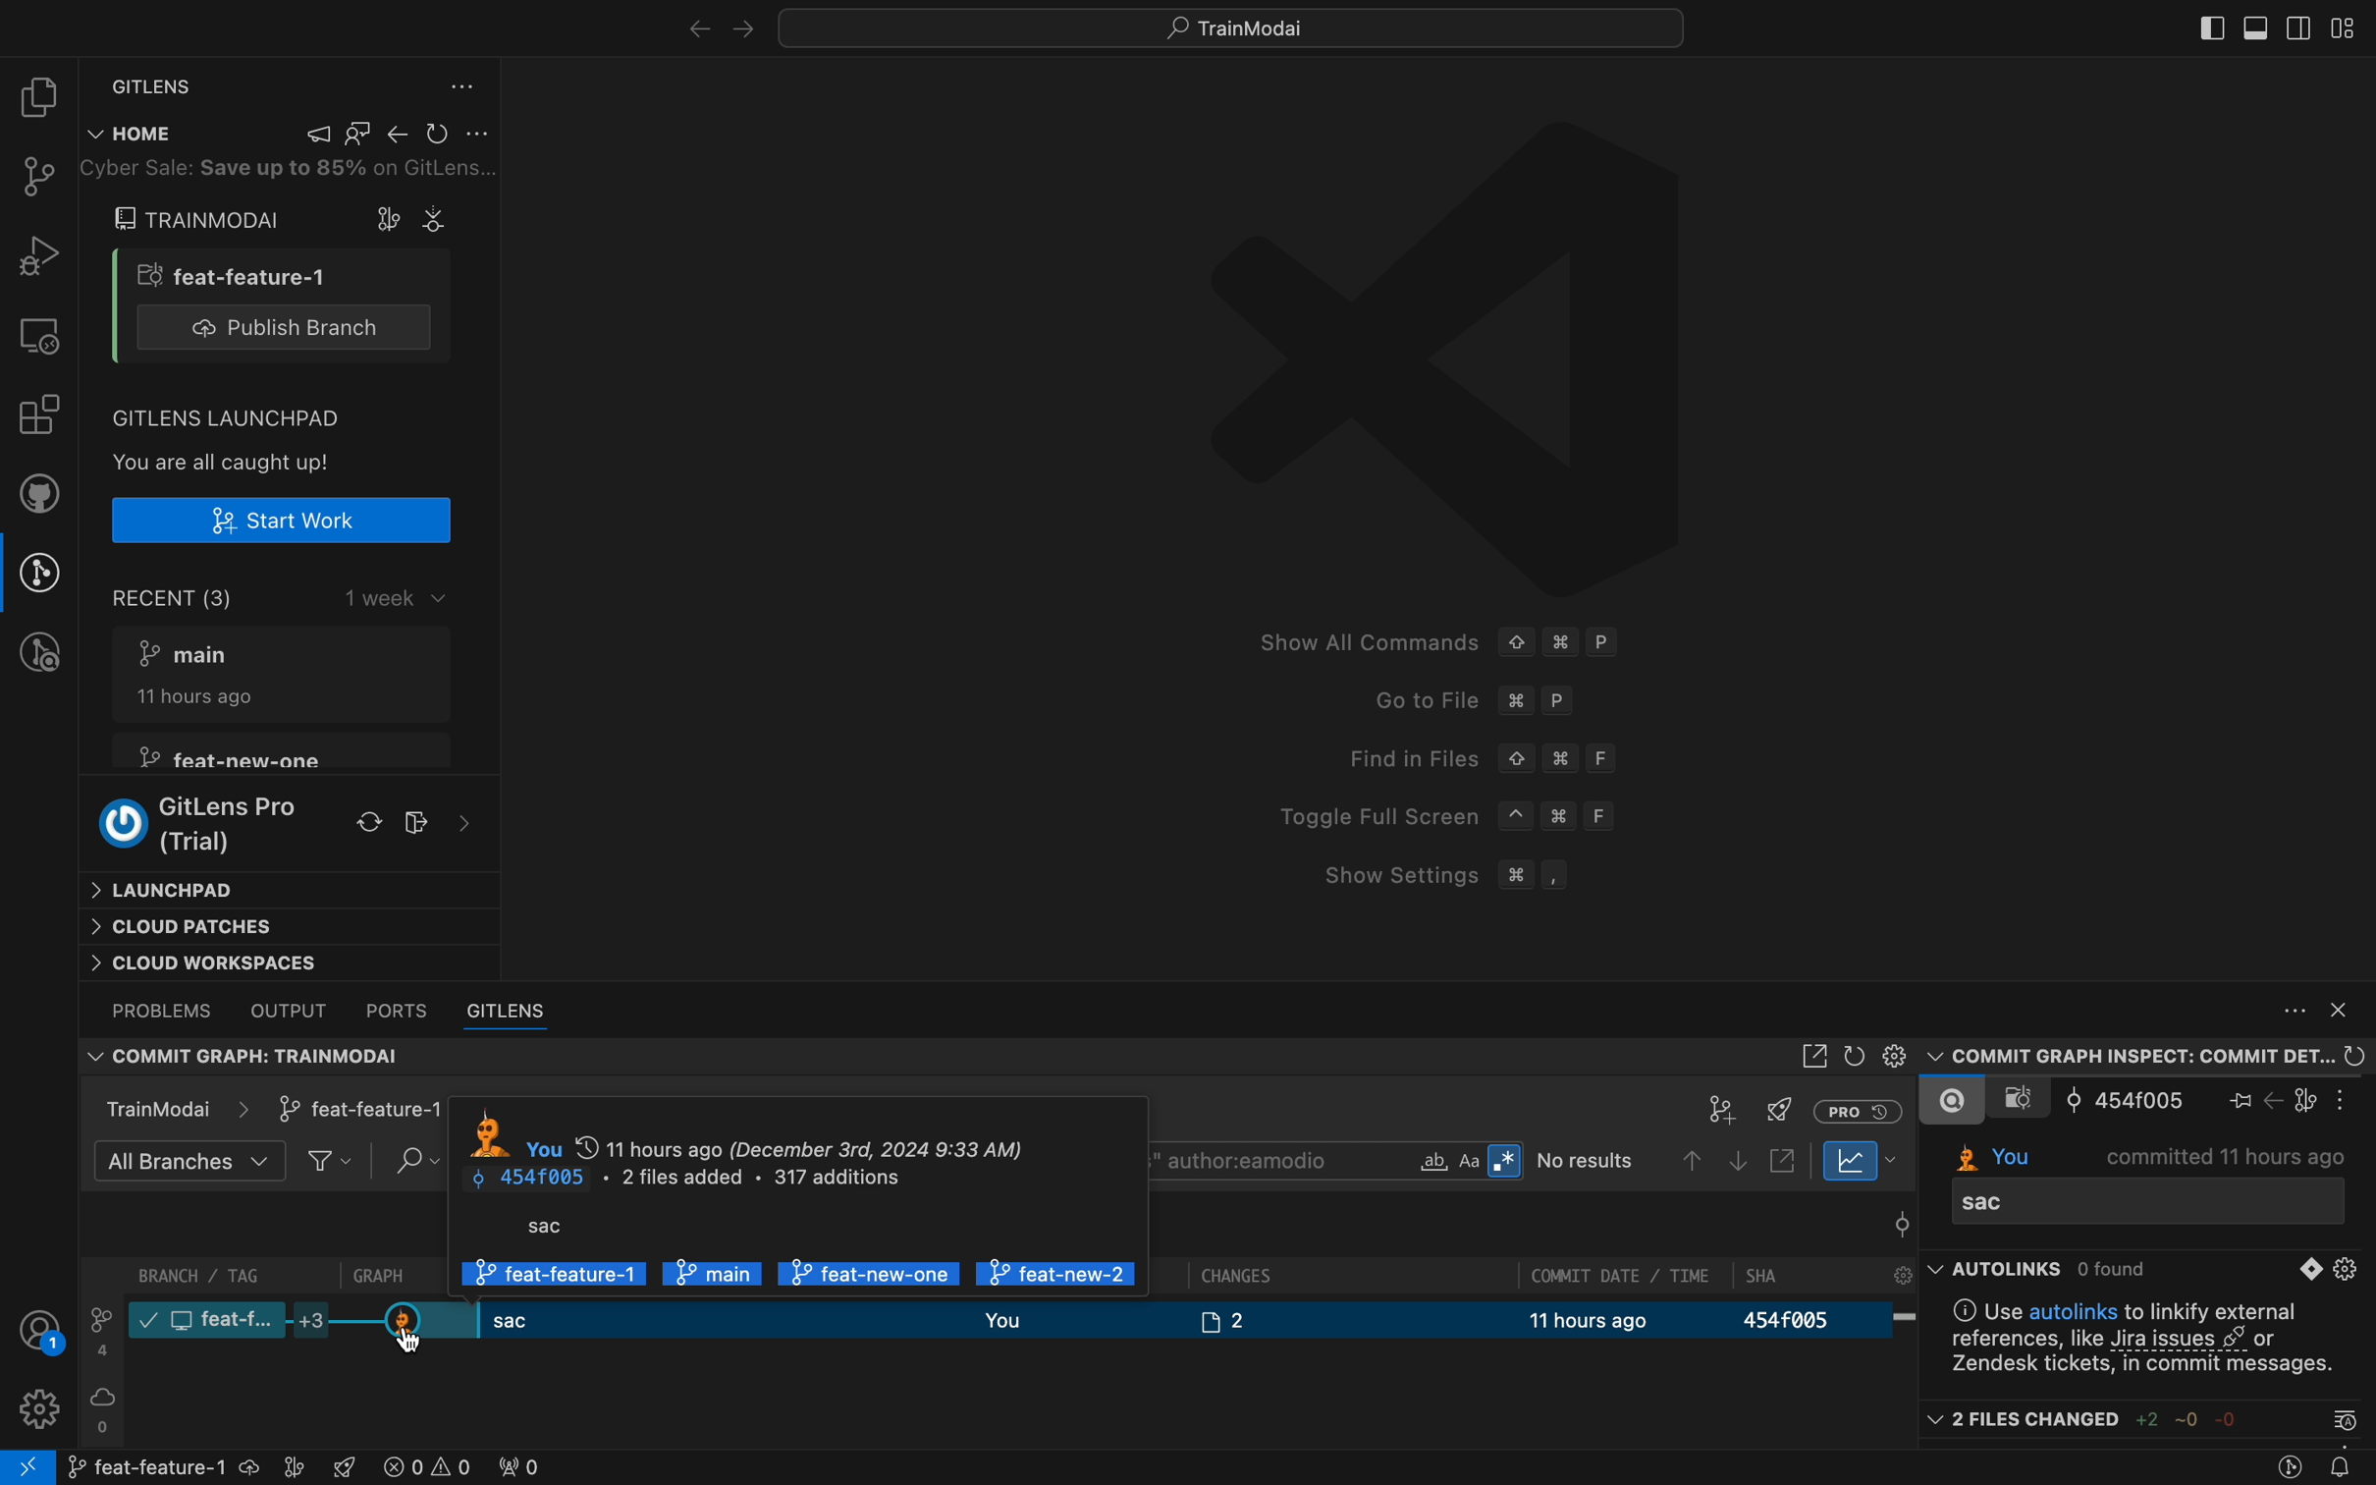 The width and height of the screenshot is (2376, 1485). Describe the element at coordinates (359, 132) in the screenshot. I see `` at that location.